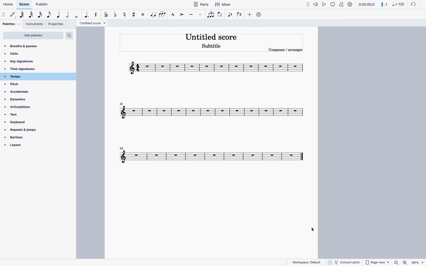 The height and width of the screenshot is (266, 426). What do you see at coordinates (249, 15) in the screenshot?
I see `more` at bounding box center [249, 15].